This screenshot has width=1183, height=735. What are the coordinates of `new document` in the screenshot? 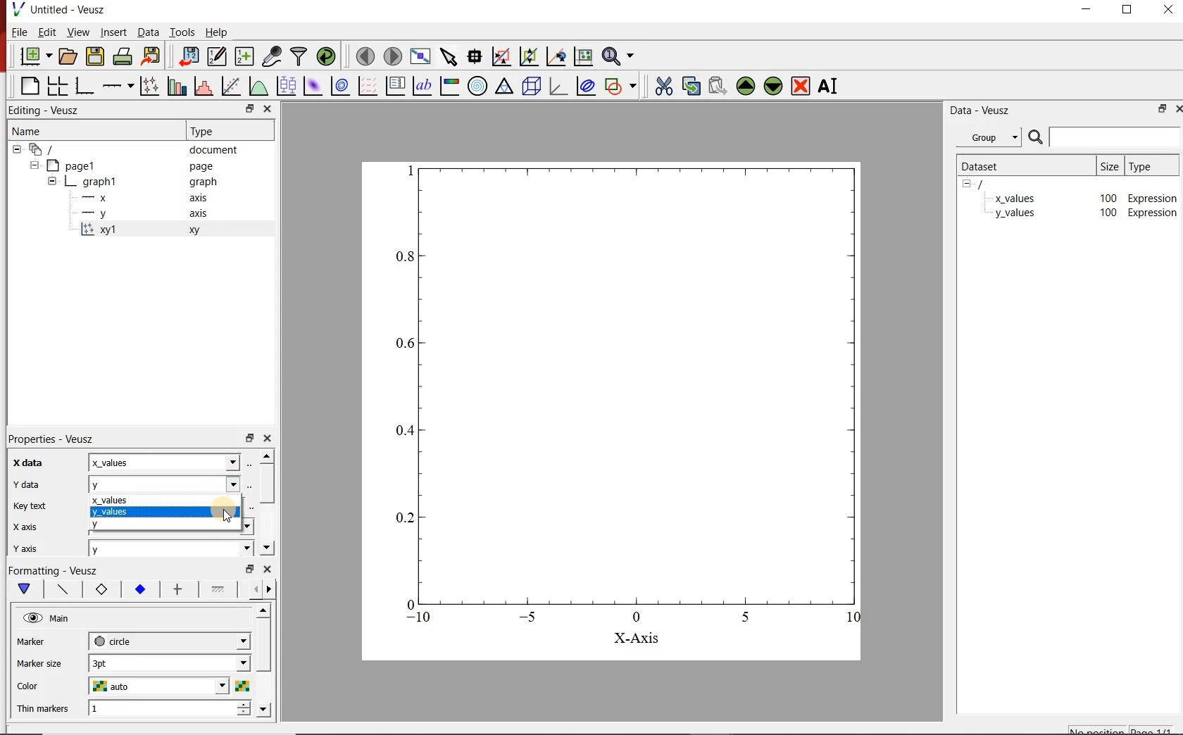 It's located at (36, 55).